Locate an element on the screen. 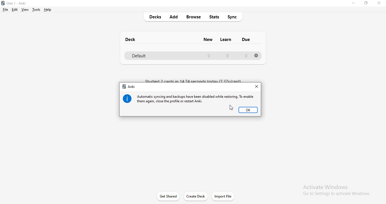 This screenshot has width=386, height=204. ok is located at coordinates (247, 110).